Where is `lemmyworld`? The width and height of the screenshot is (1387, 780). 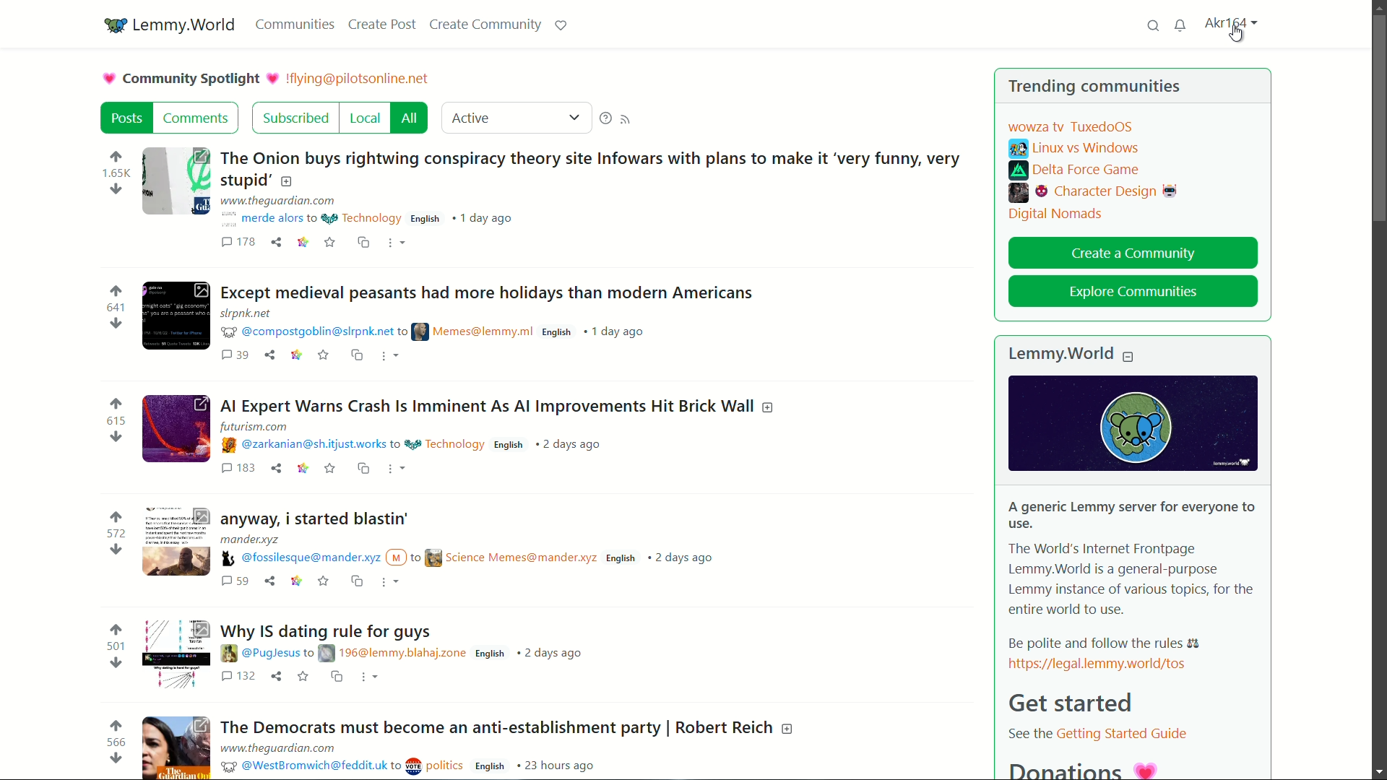
lemmyworld is located at coordinates (1062, 355).